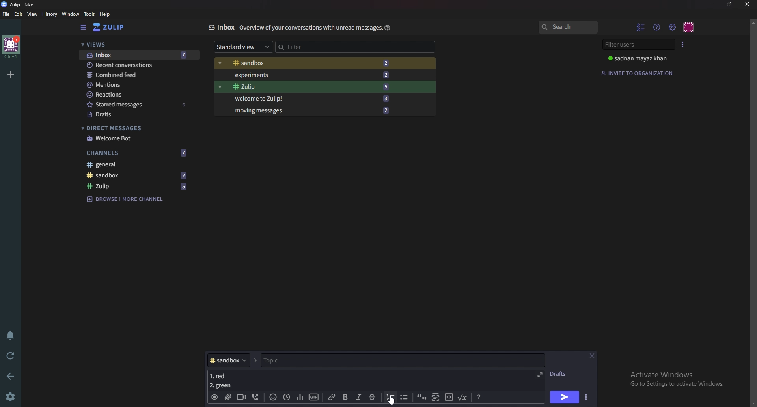  Describe the element at coordinates (135, 45) in the screenshot. I see `Views` at that location.